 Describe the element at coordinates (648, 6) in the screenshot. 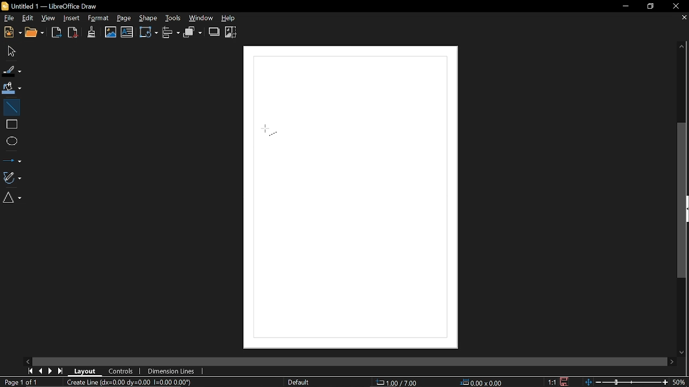

I see `Restore down` at that location.